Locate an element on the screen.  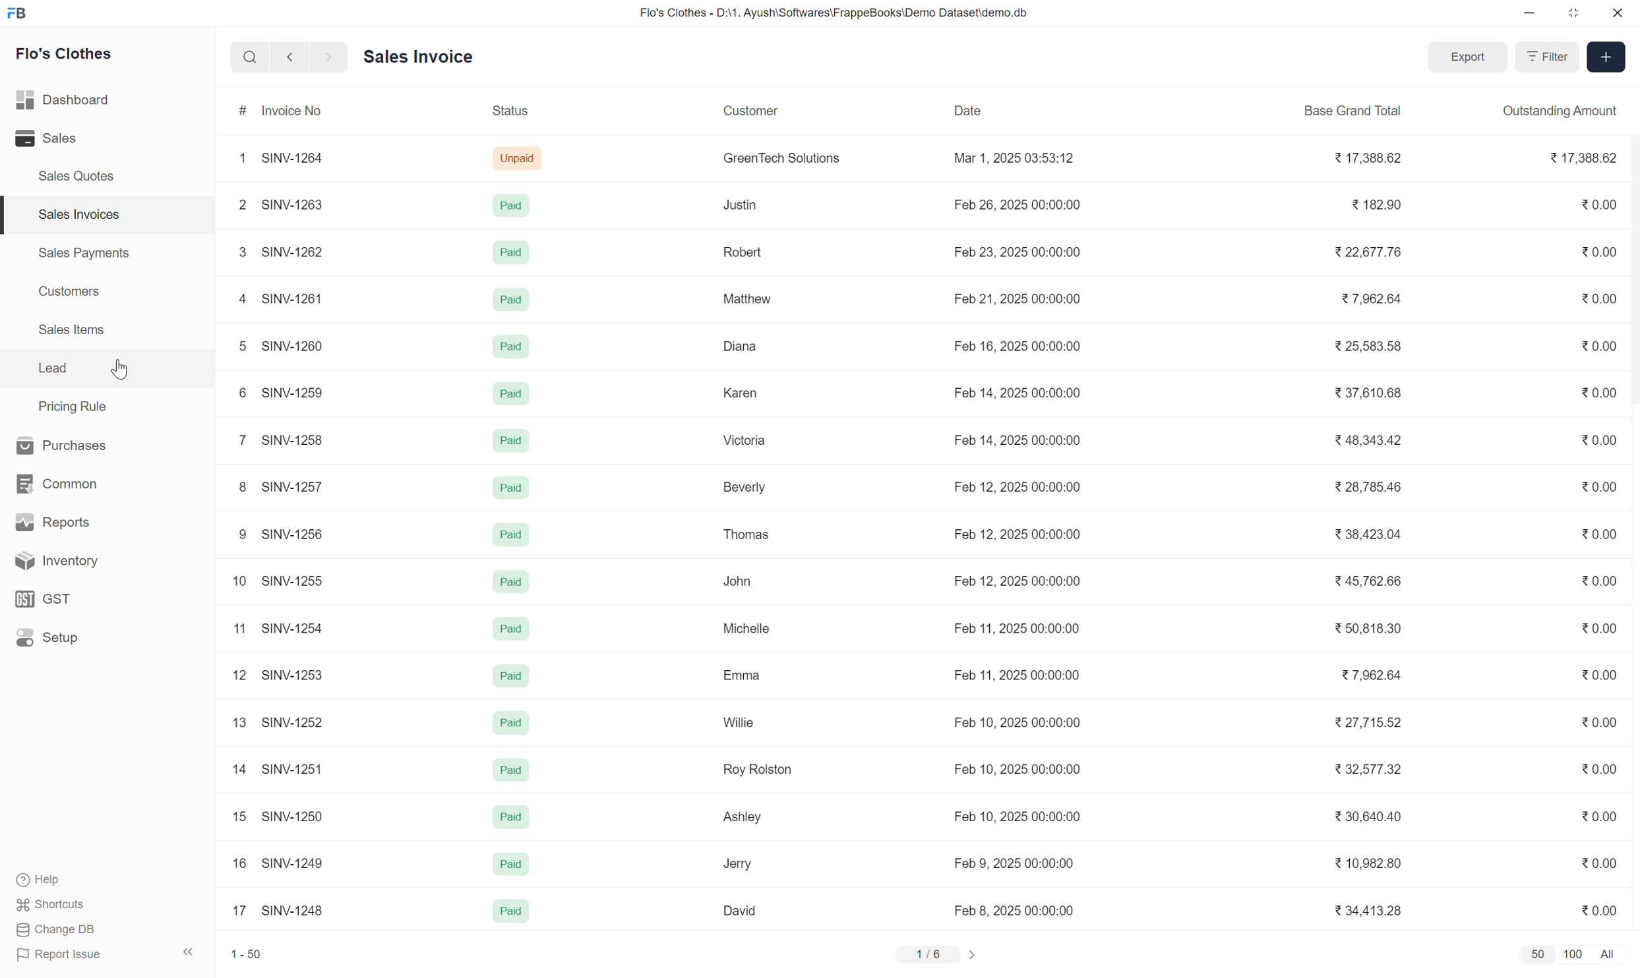
Feb 12, 2025 00:00:00 is located at coordinates (1014, 583).